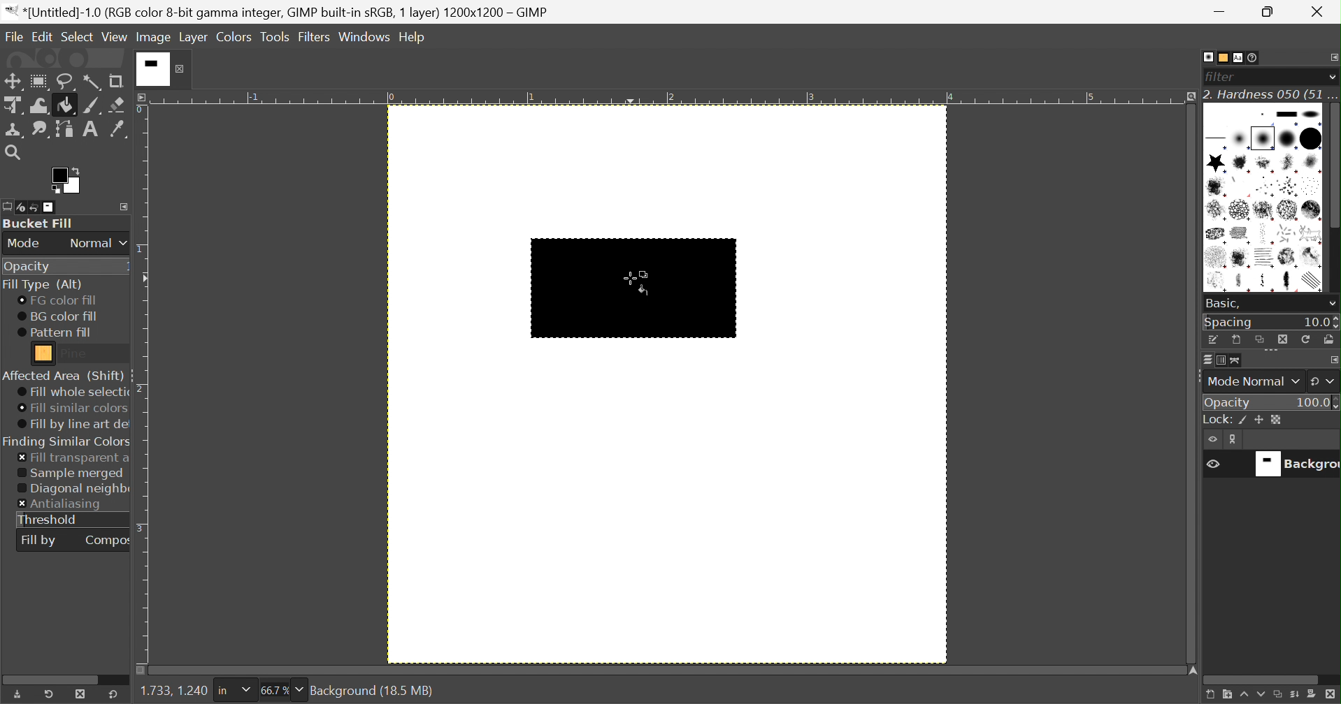 This screenshot has width=1341, height=704. Describe the element at coordinates (116, 82) in the screenshot. I see `Crop Tool` at that location.